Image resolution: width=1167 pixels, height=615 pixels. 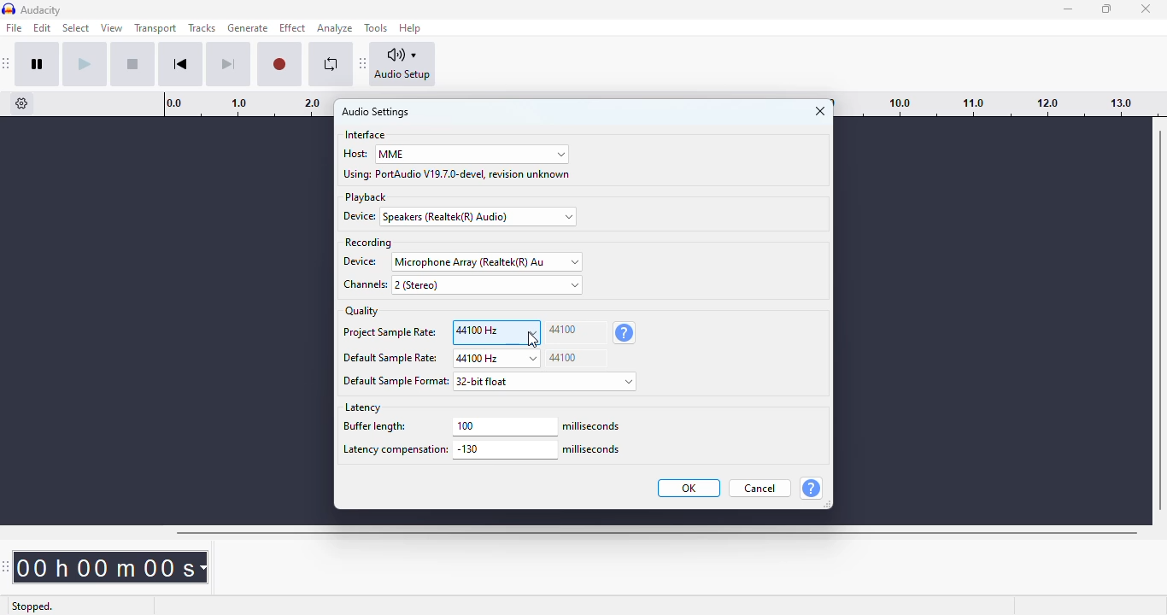 What do you see at coordinates (487, 284) in the screenshot?
I see `select channels` at bounding box center [487, 284].